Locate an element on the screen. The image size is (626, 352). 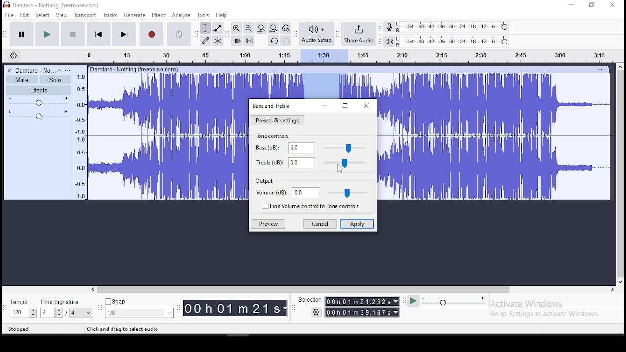
volume is located at coordinates (39, 101).